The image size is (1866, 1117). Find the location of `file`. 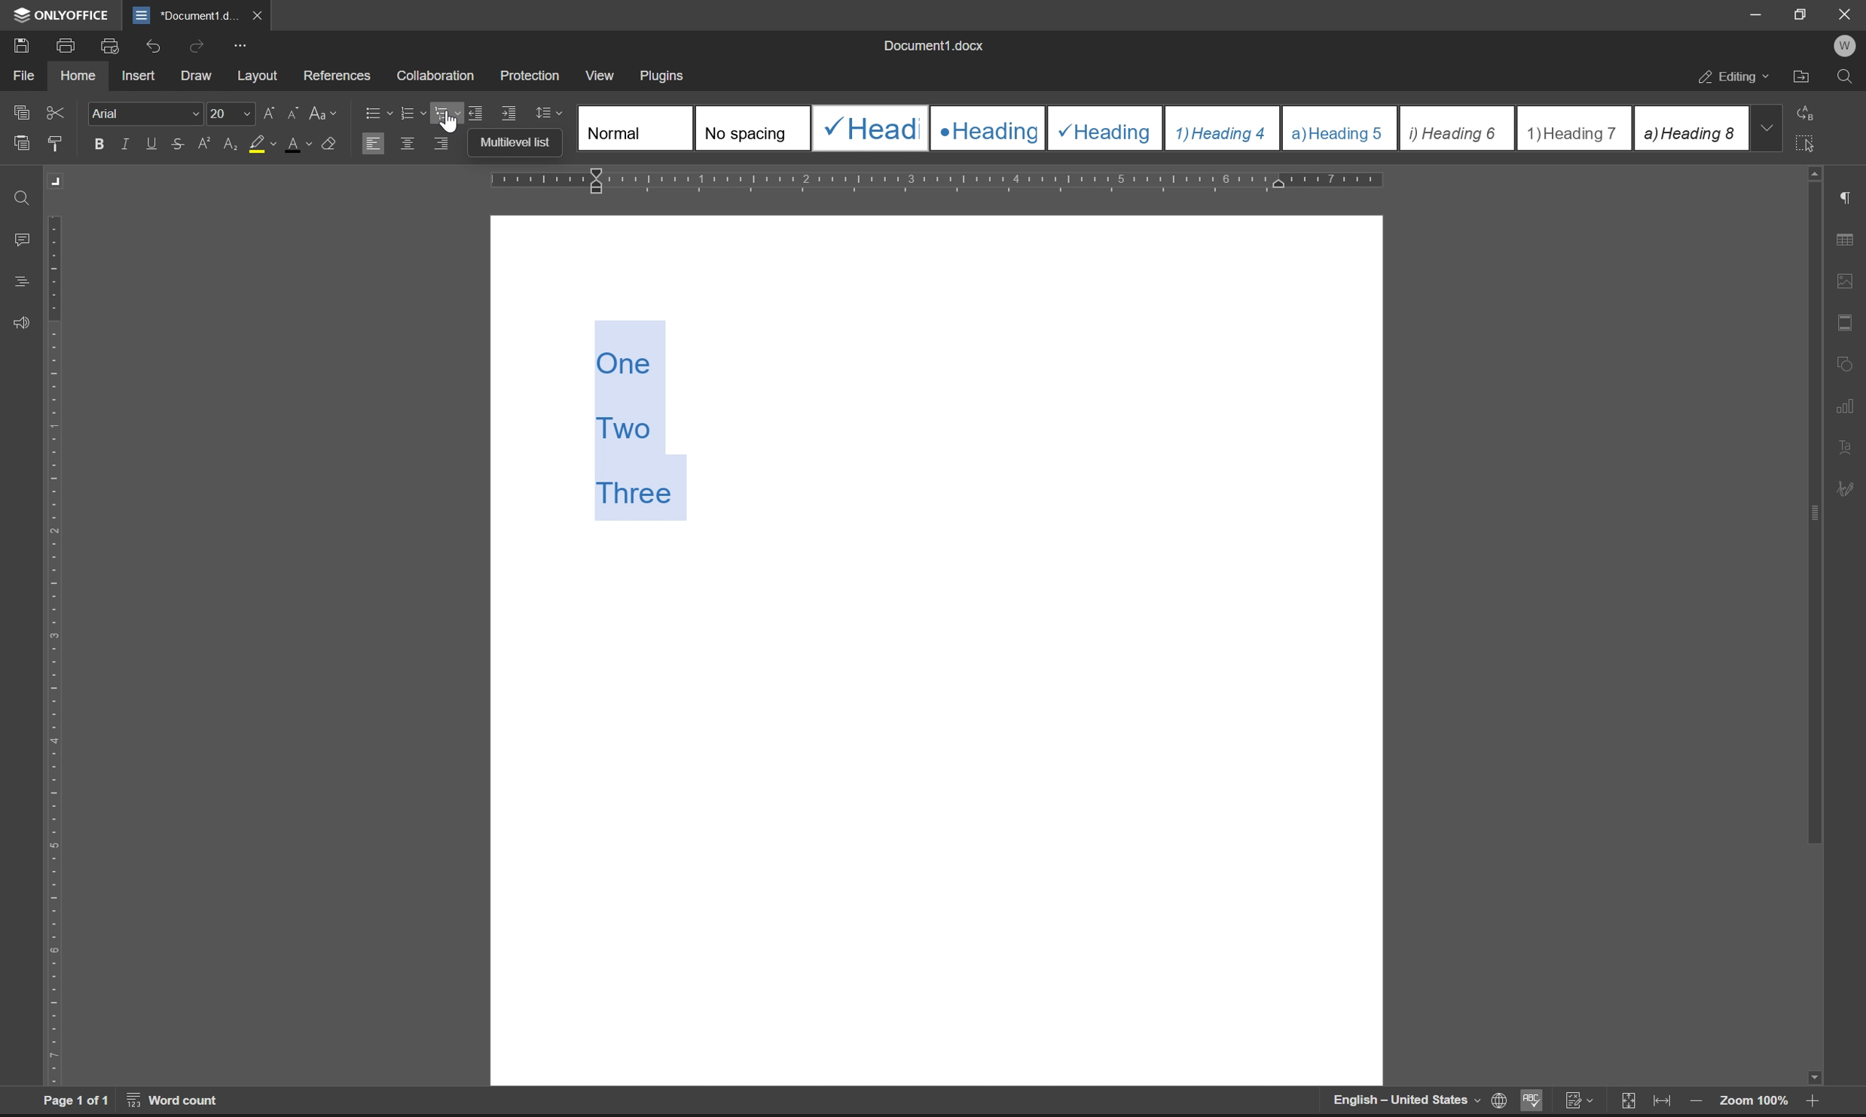

file is located at coordinates (23, 75).